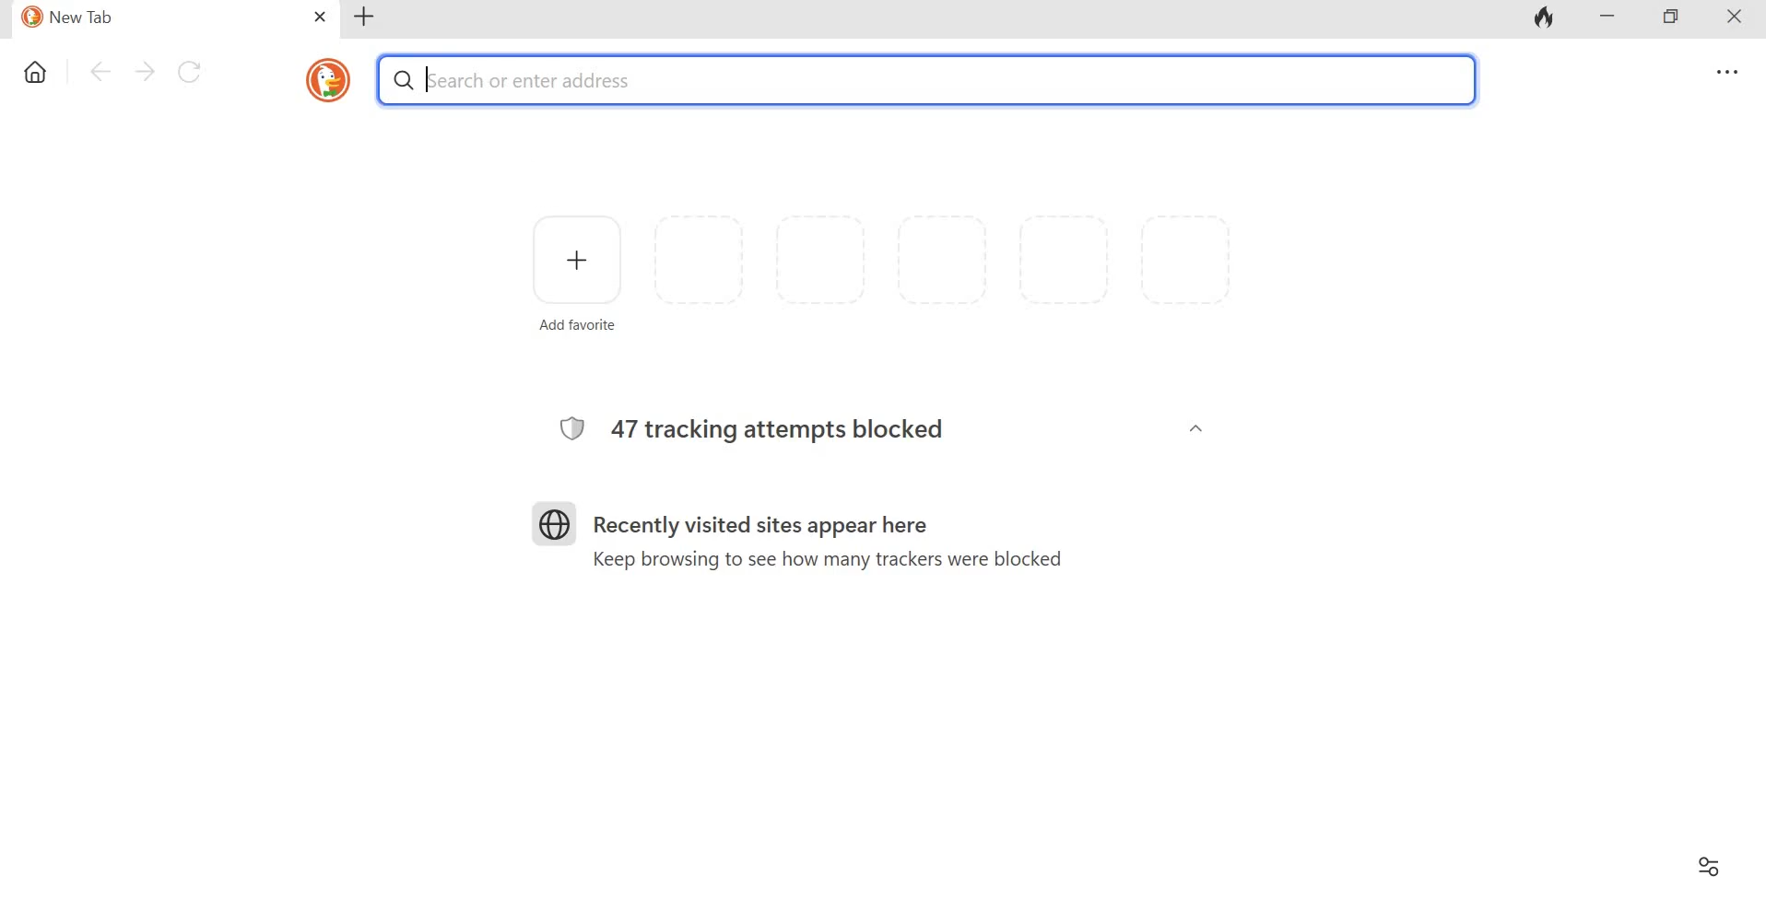 The height and width of the screenshot is (923, 1766). What do you see at coordinates (1725, 71) in the screenshot?
I see `Overflow menu` at bounding box center [1725, 71].